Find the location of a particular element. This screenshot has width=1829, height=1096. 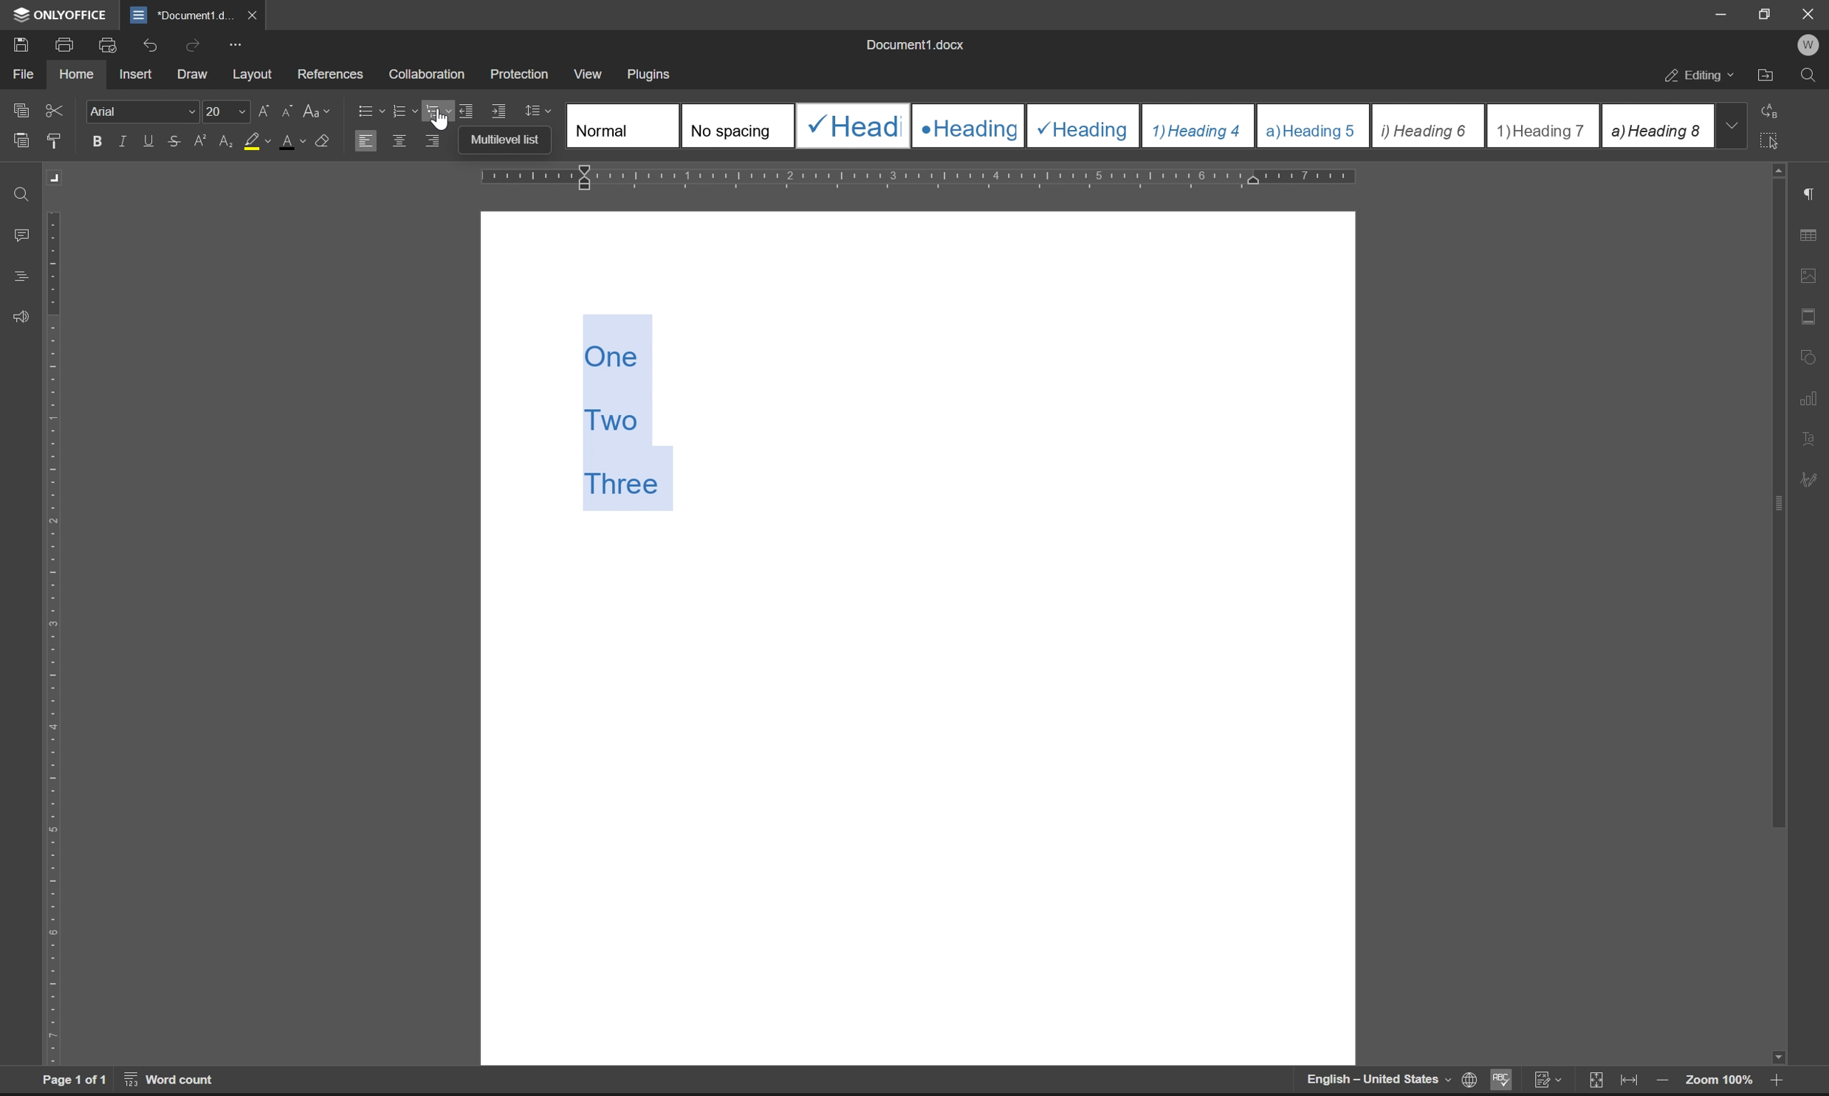

replace is located at coordinates (1774, 109).